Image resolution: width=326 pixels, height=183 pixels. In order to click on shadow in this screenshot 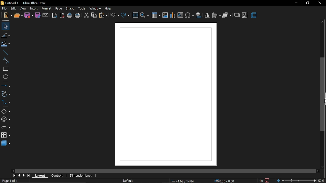, I will do `click(237, 15)`.